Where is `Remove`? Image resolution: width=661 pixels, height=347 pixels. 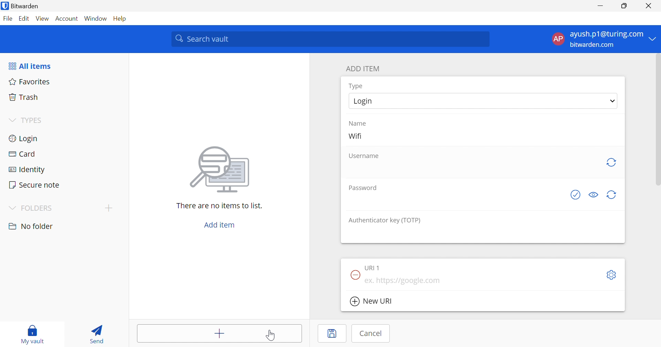
Remove is located at coordinates (355, 275).